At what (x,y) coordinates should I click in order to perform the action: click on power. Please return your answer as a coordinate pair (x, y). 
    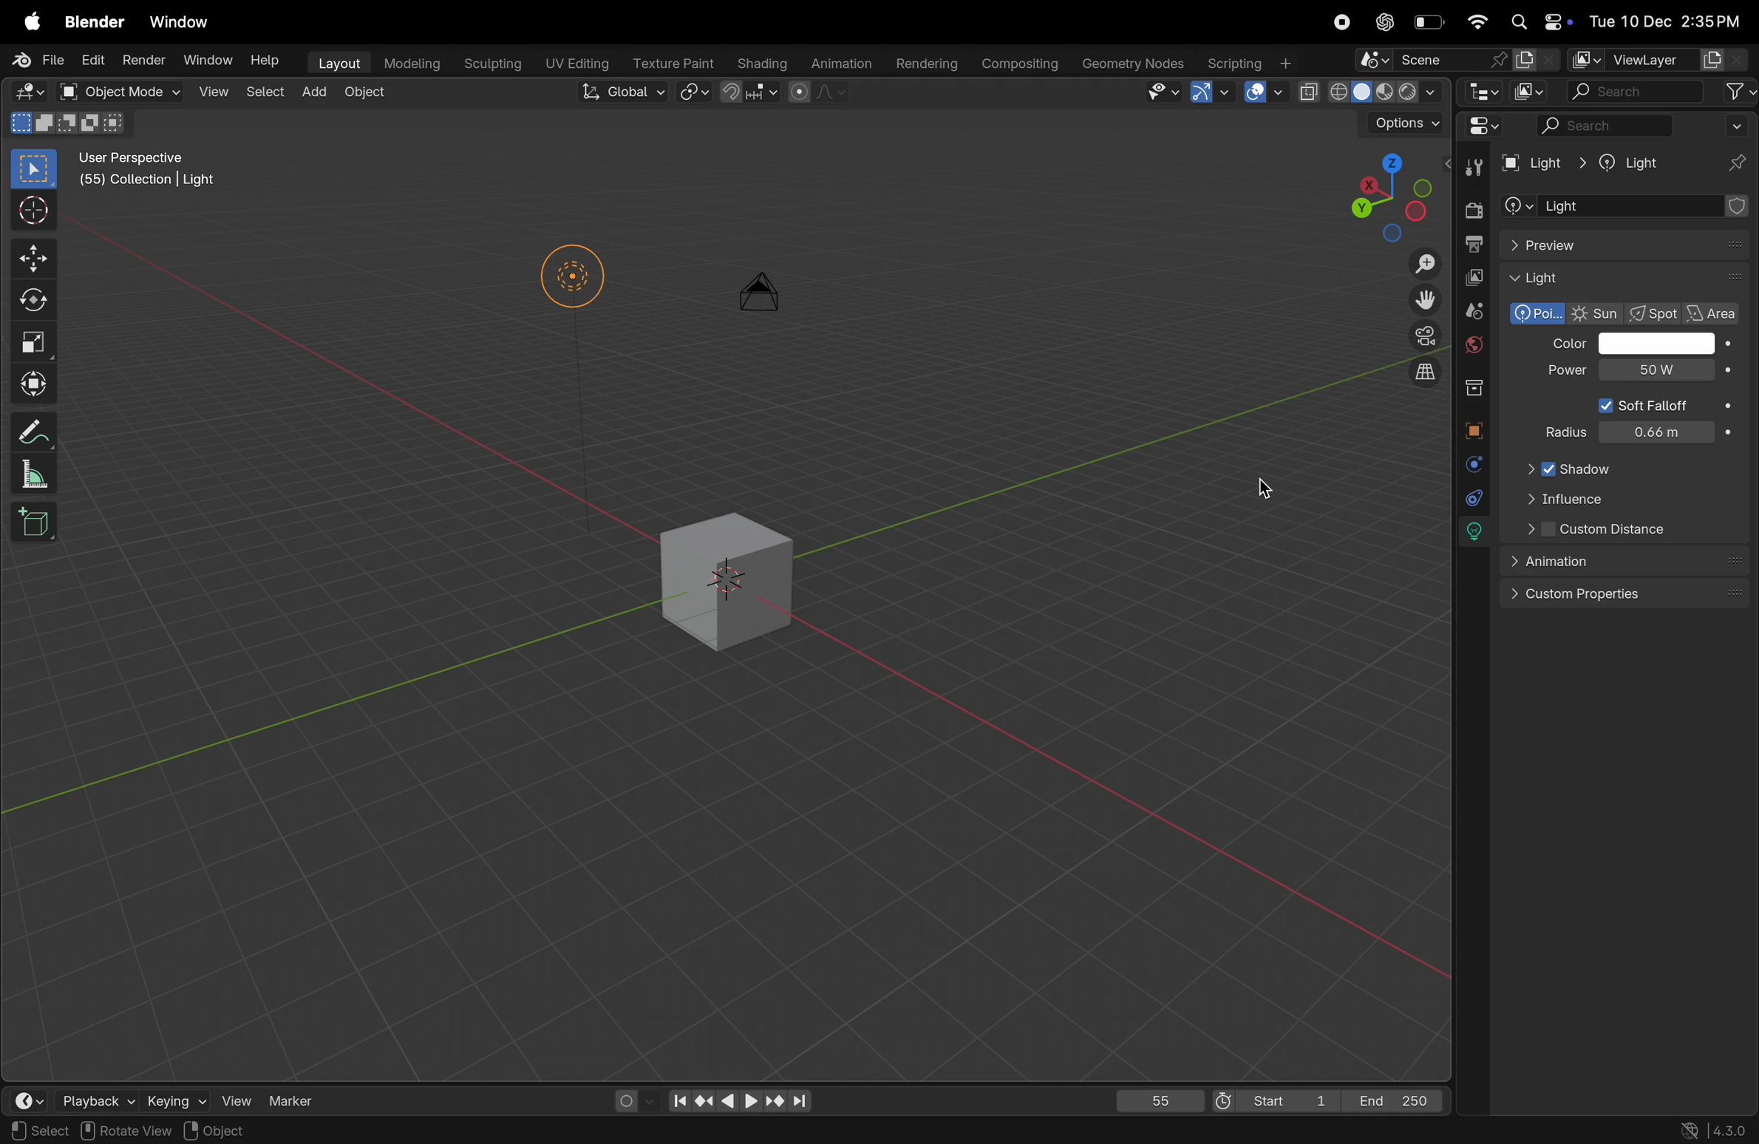
    Looking at the image, I should click on (1641, 421).